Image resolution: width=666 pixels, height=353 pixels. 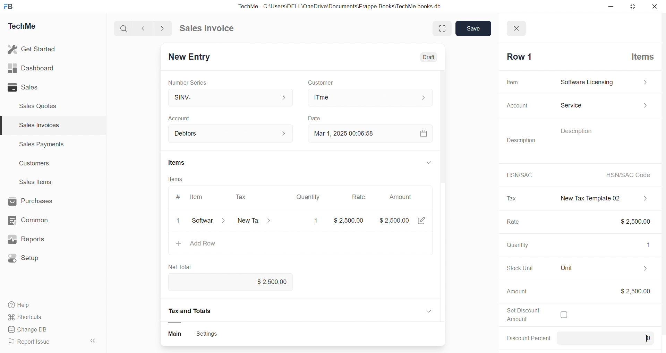 What do you see at coordinates (181, 180) in the screenshot?
I see `Items` at bounding box center [181, 180].